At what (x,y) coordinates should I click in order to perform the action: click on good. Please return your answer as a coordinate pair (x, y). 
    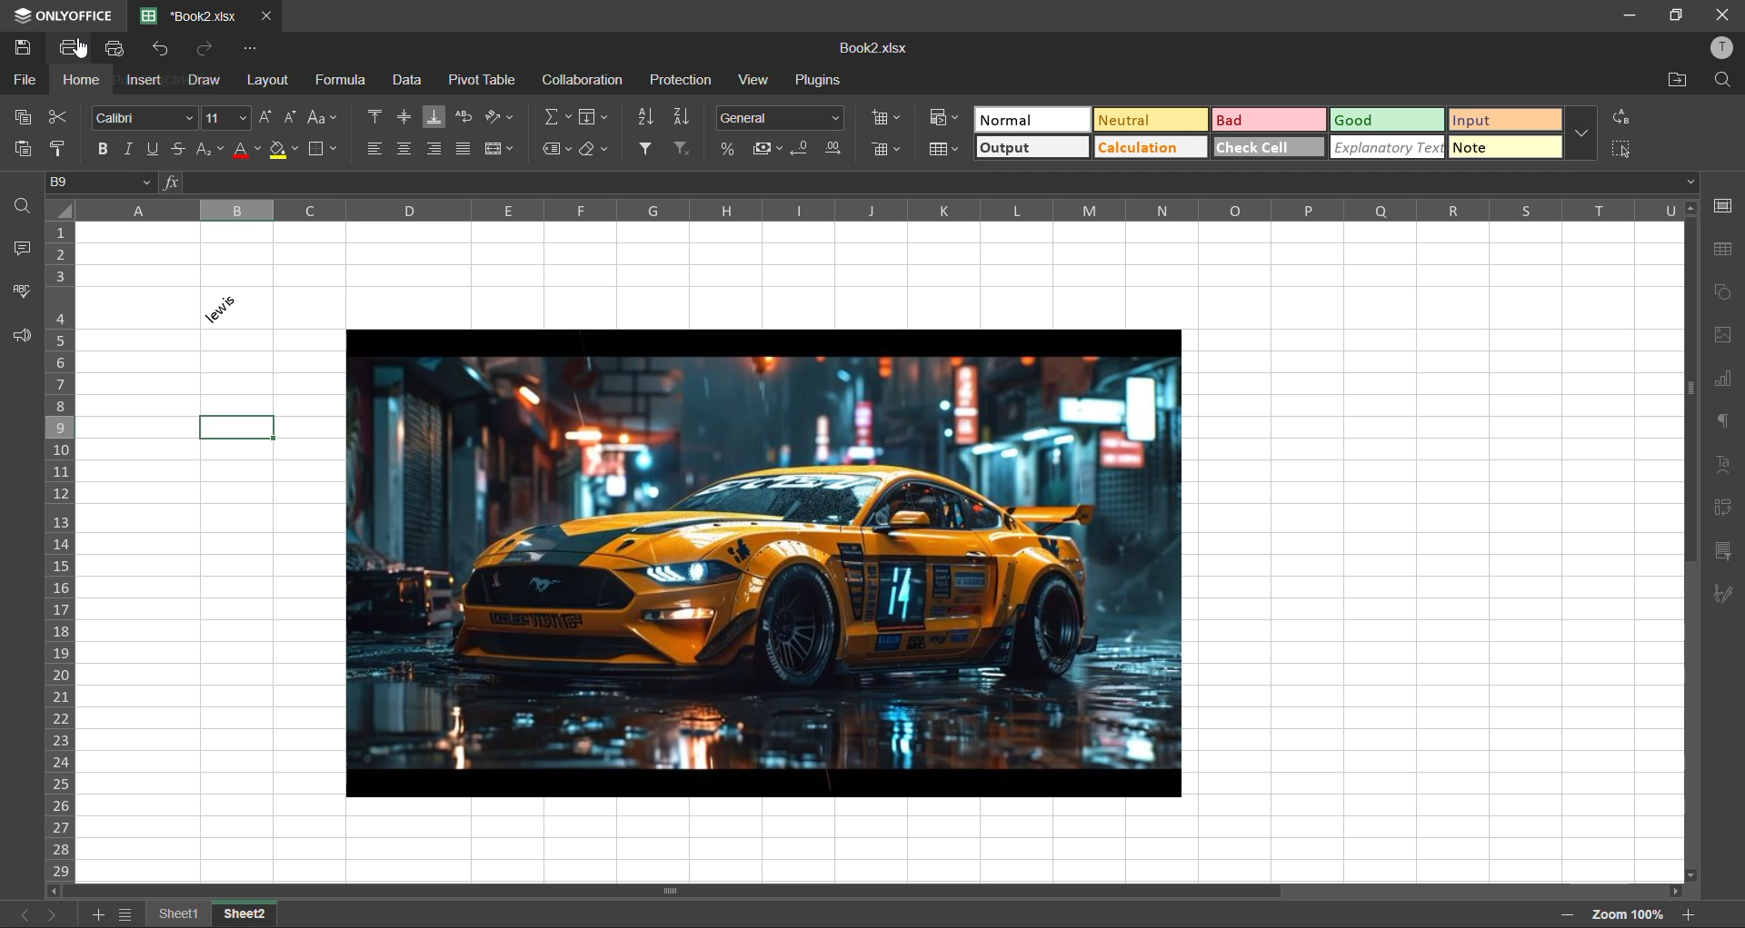
    Looking at the image, I should click on (1387, 120).